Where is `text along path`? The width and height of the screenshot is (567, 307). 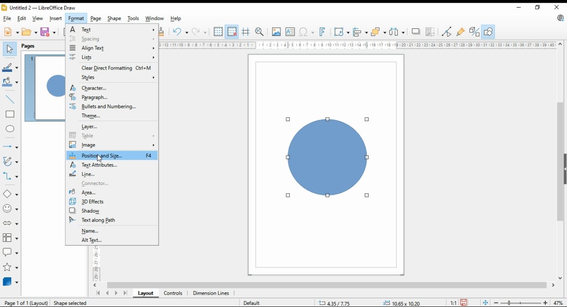
text along path is located at coordinates (106, 220).